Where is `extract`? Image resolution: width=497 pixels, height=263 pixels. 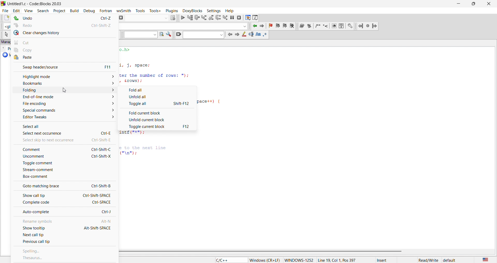 extract is located at coordinates (310, 26).